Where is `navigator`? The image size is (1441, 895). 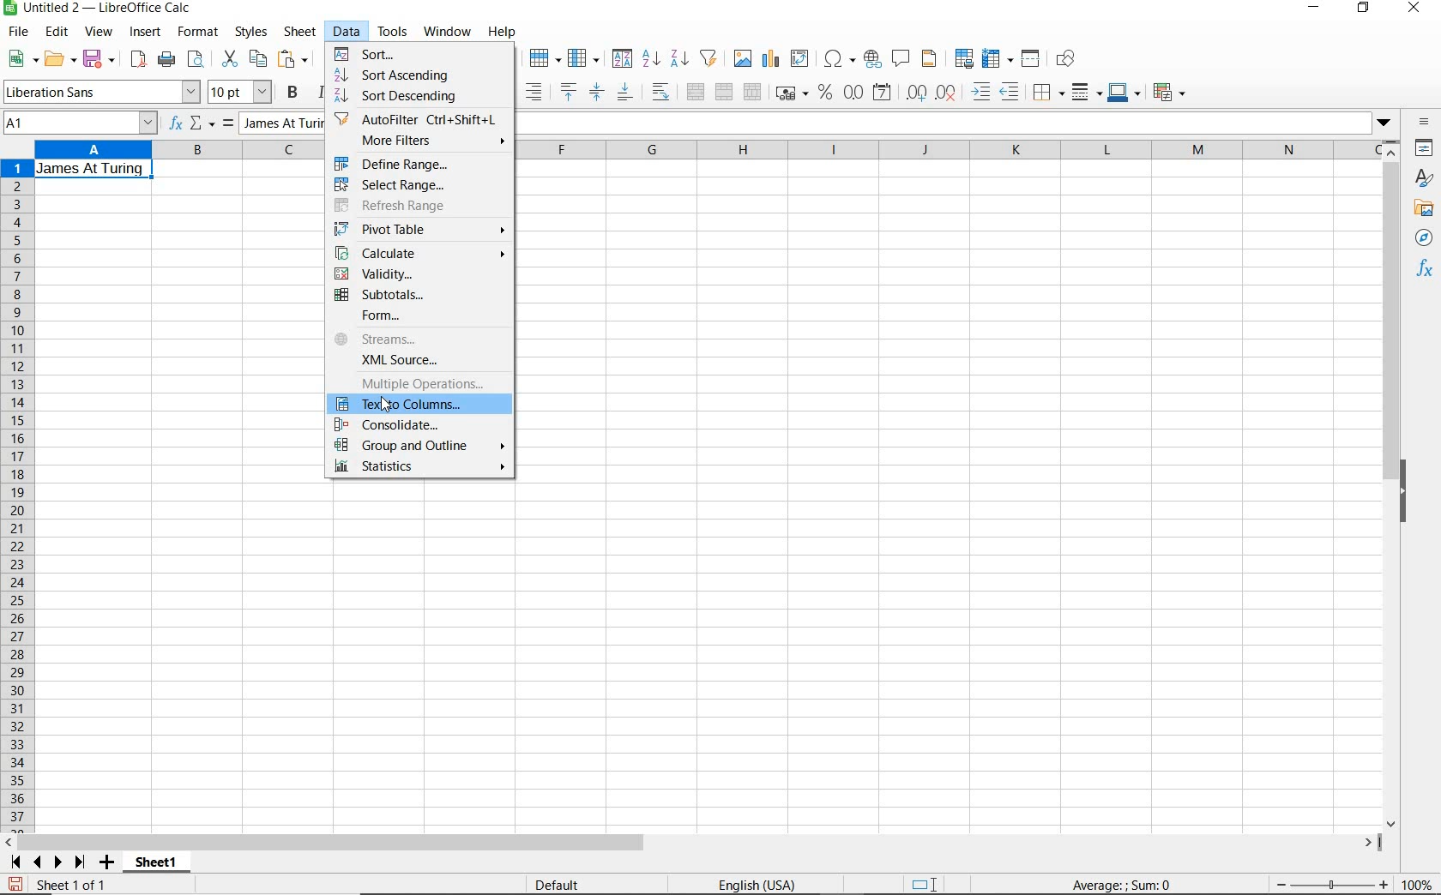
navigator is located at coordinates (1425, 237).